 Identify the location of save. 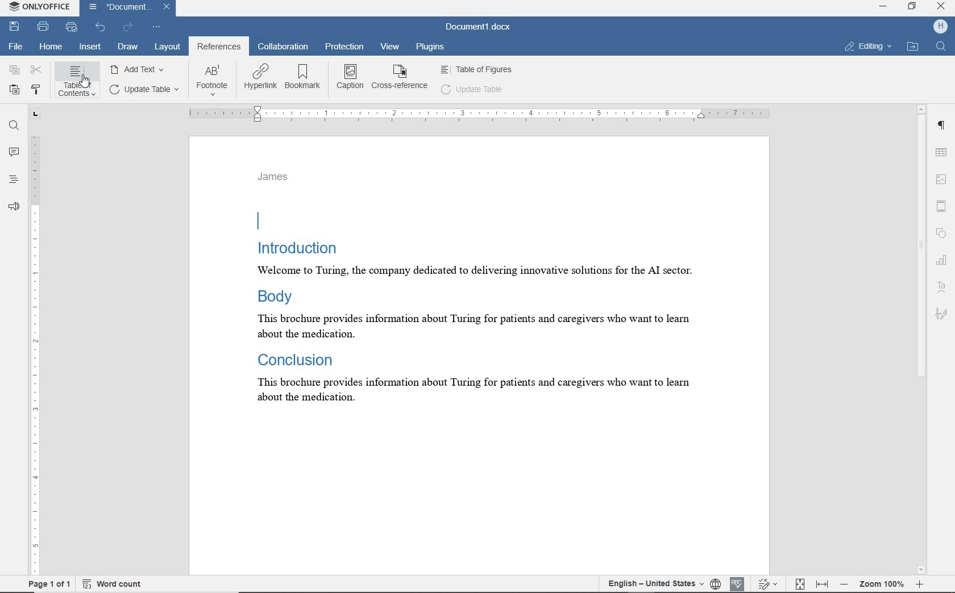
(16, 27).